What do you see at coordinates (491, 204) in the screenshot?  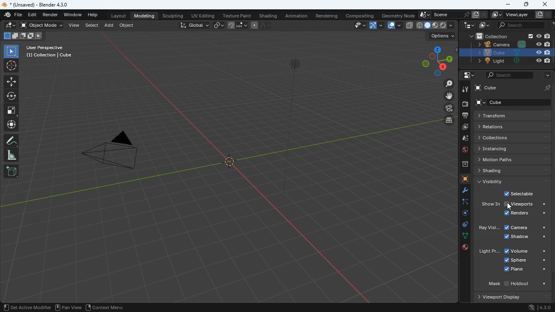 I see `show in` at bounding box center [491, 204].